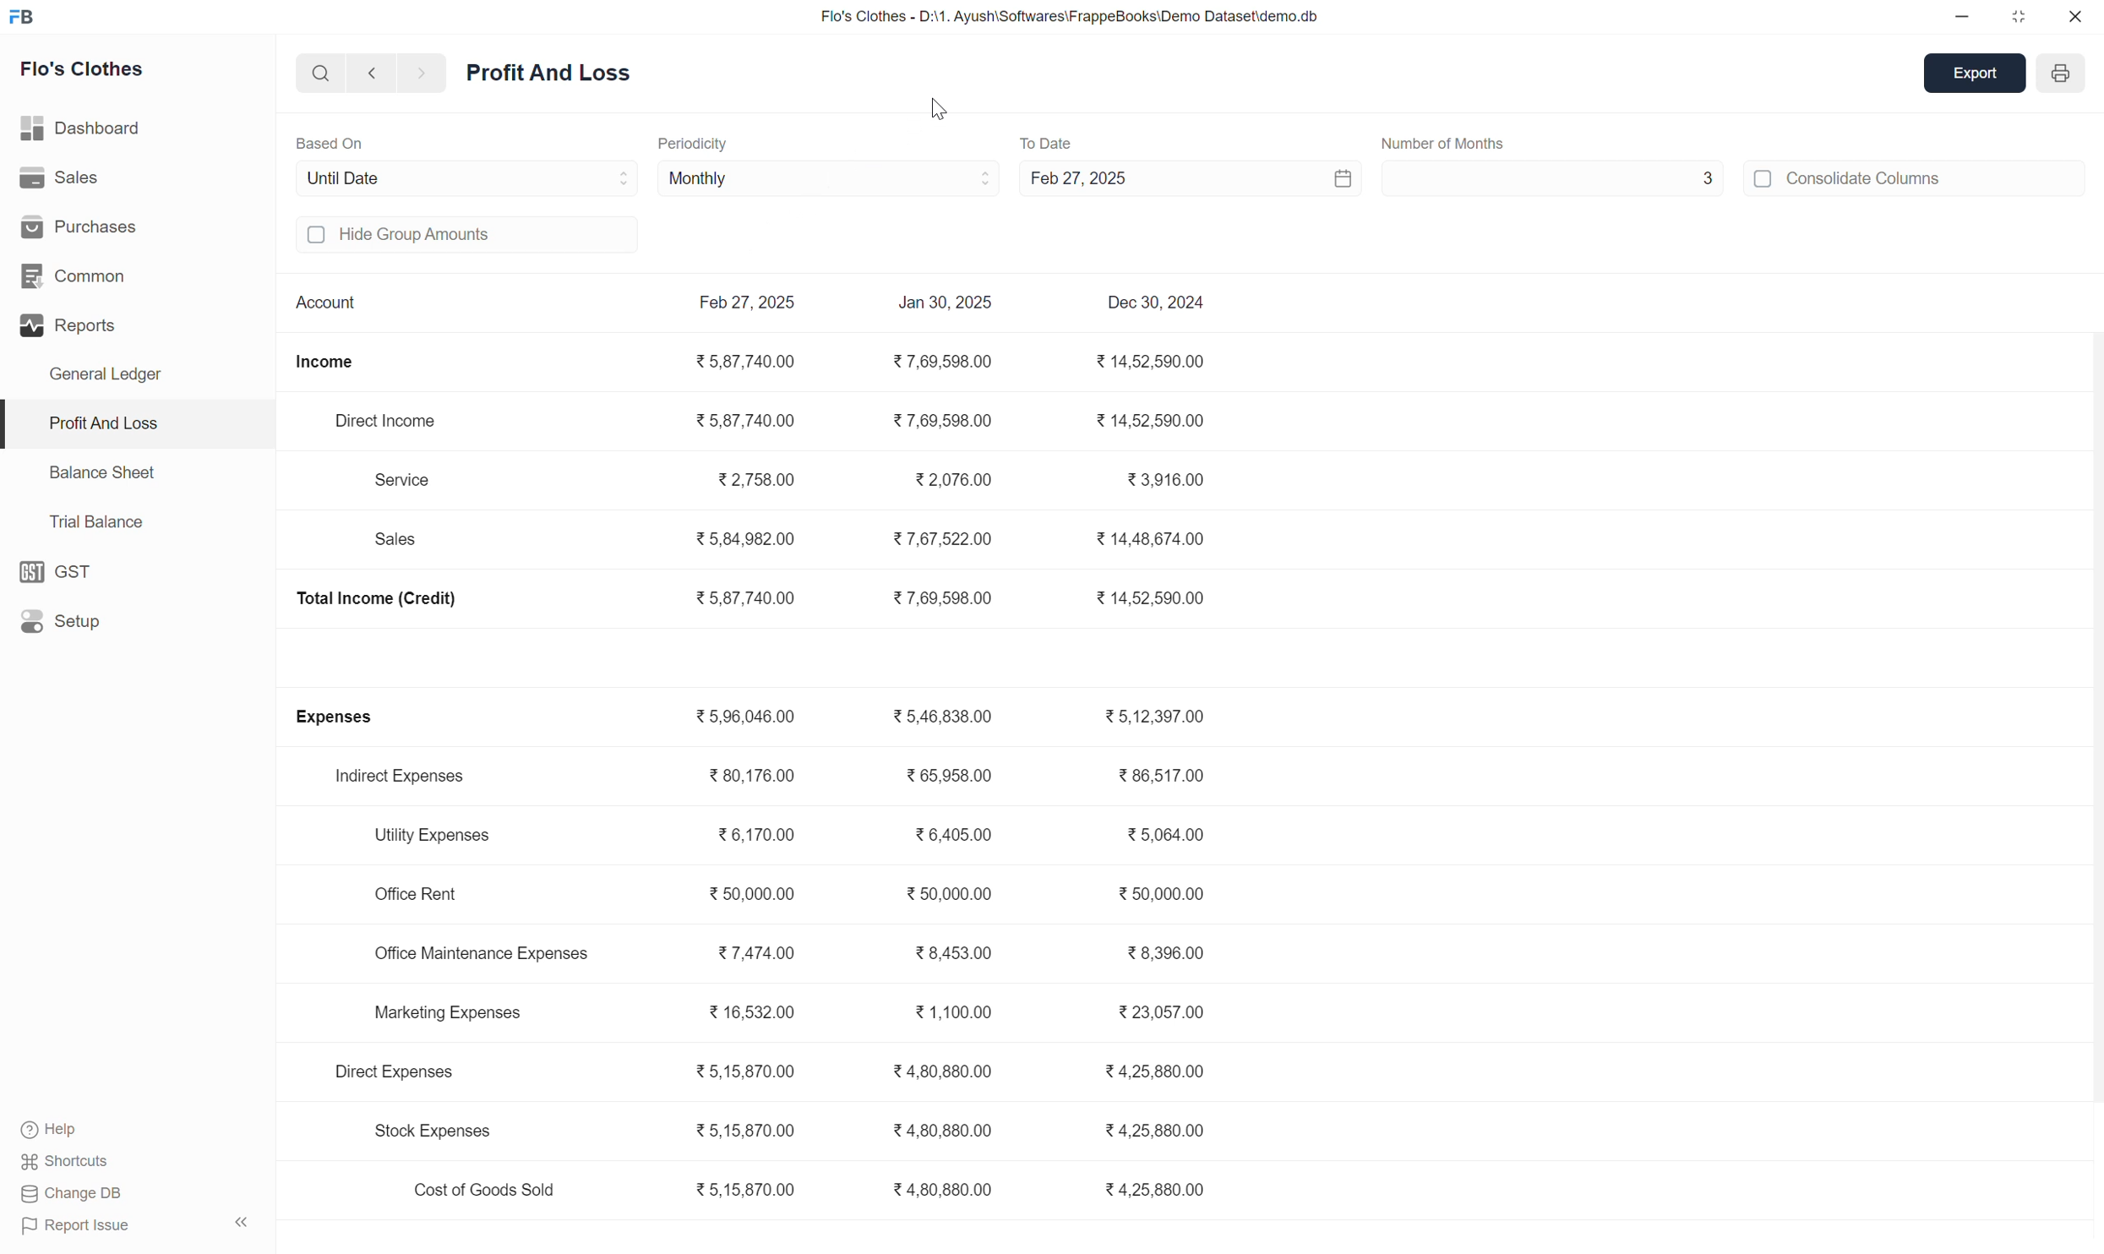 This screenshot has width=2104, height=1254. I want to click on previous, so click(371, 72).